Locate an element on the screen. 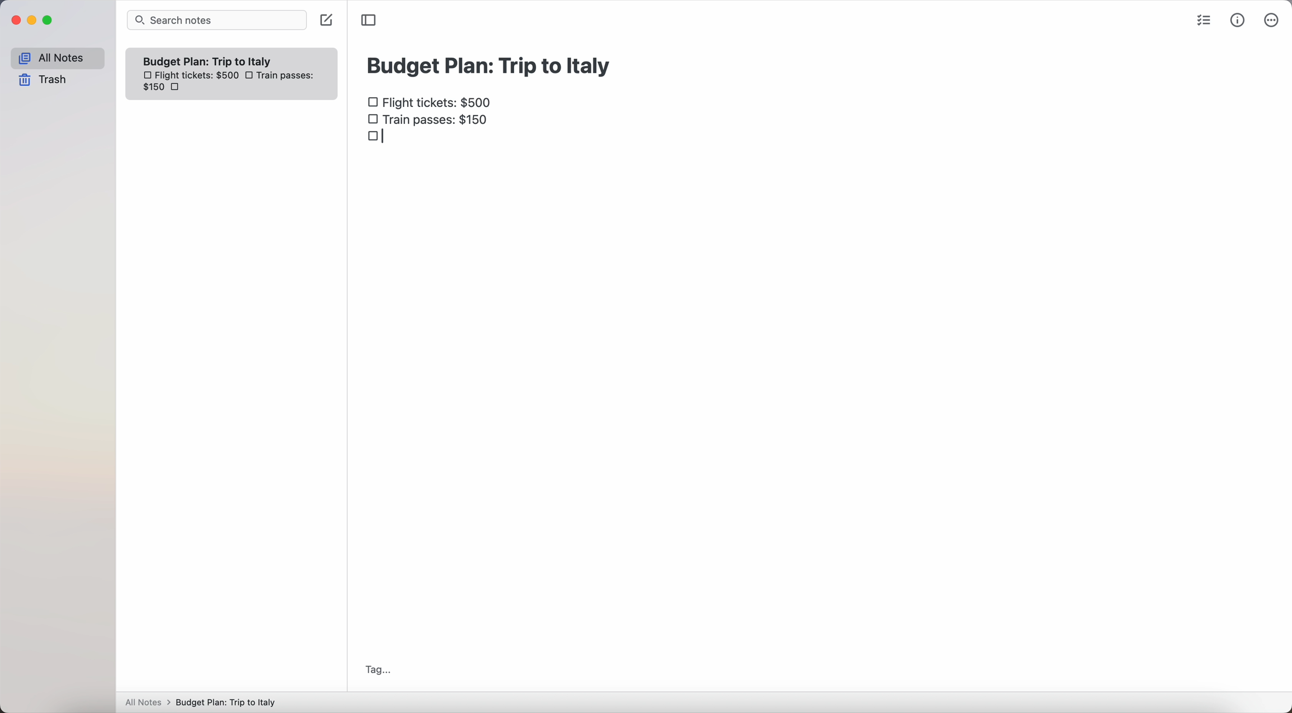  checkbox is located at coordinates (180, 89).